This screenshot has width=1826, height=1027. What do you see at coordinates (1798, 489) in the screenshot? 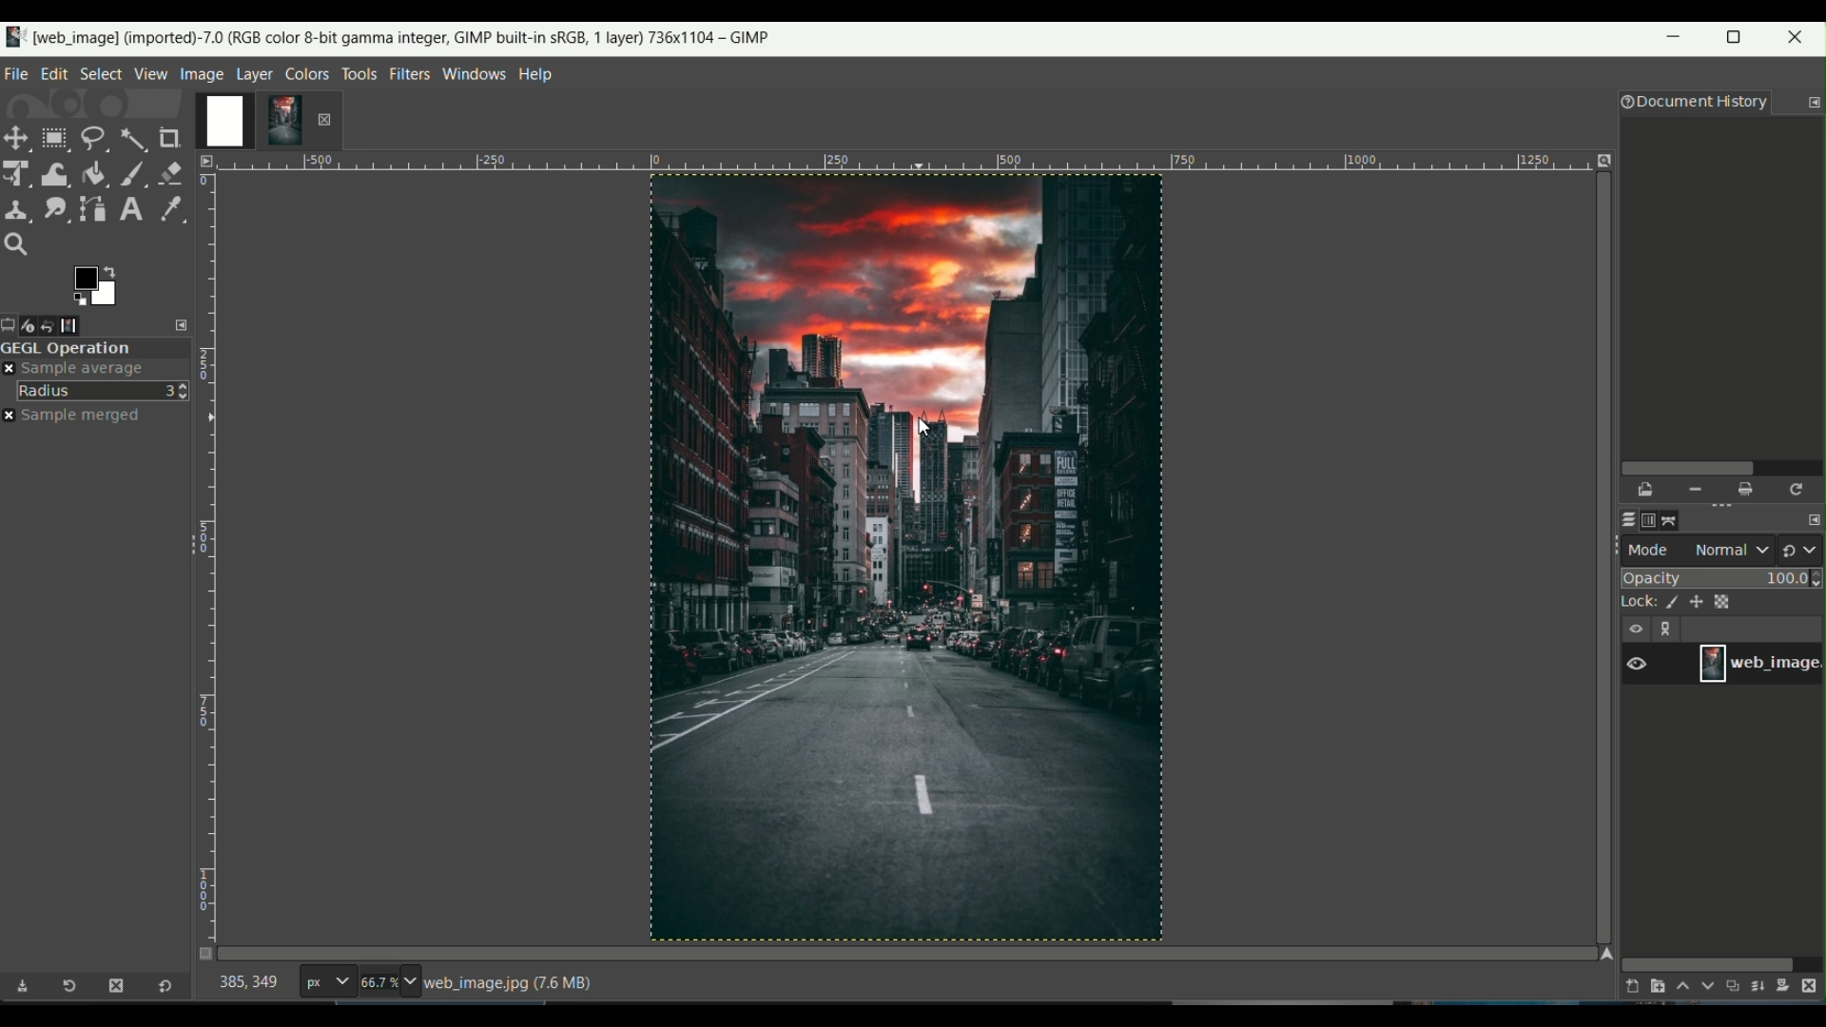
I see `recreate preview` at bounding box center [1798, 489].